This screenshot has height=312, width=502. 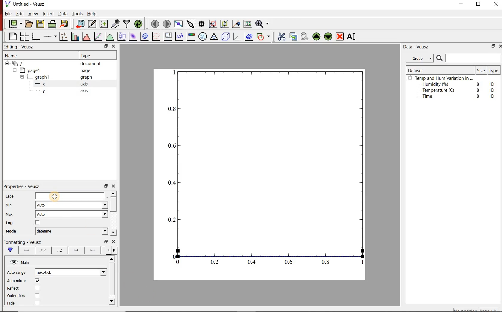 I want to click on Editing - Veusz, so click(x=21, y=47).